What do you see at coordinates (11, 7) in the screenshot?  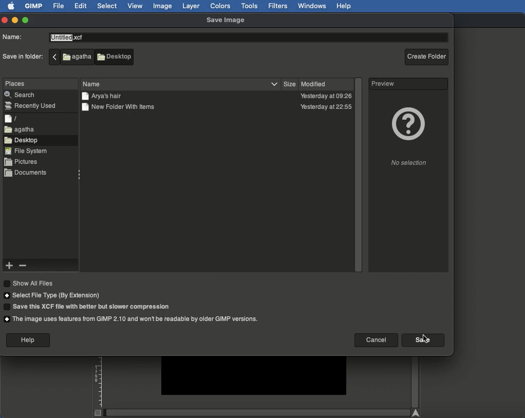 I see `Apple logo` at bounding box center [11, 7].